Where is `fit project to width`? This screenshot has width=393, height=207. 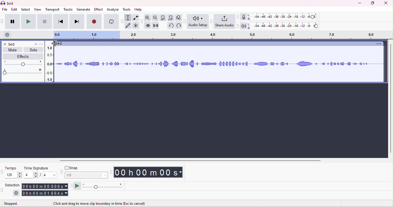
fit project to width is located at coordinates (171, 18).